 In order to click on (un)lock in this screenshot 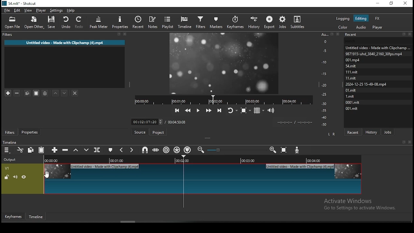, I will do `click(7, 177)`.